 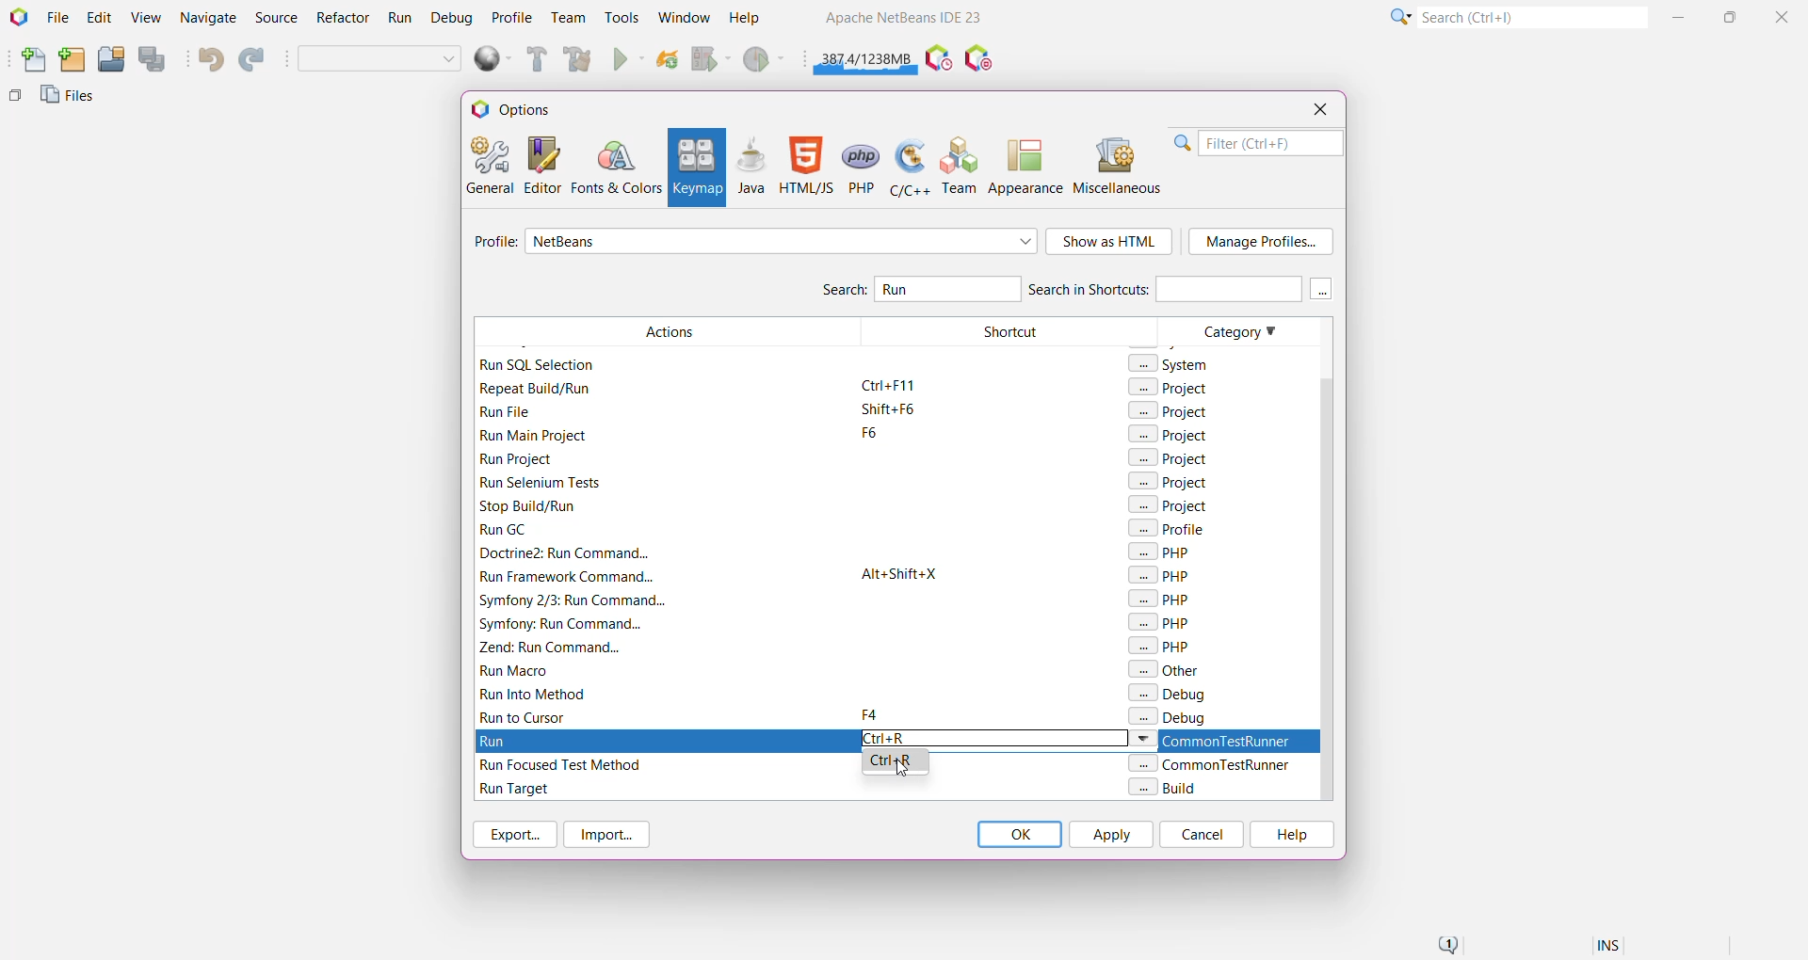 What do you see at coordinates (664, 776) in the screenshot?
I see `Filtered Actions with Run keyword` at bounding box center [664, 776].